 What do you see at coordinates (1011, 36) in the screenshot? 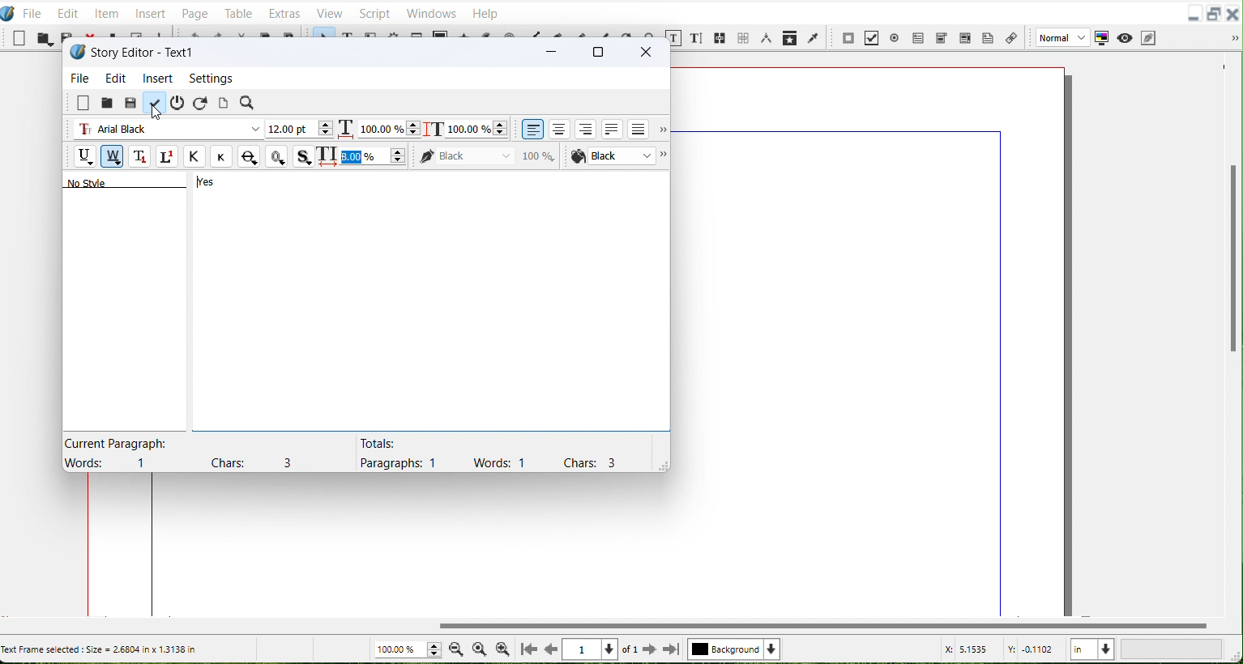
I see `Link Annotation` at bounding box center [1011, 36].